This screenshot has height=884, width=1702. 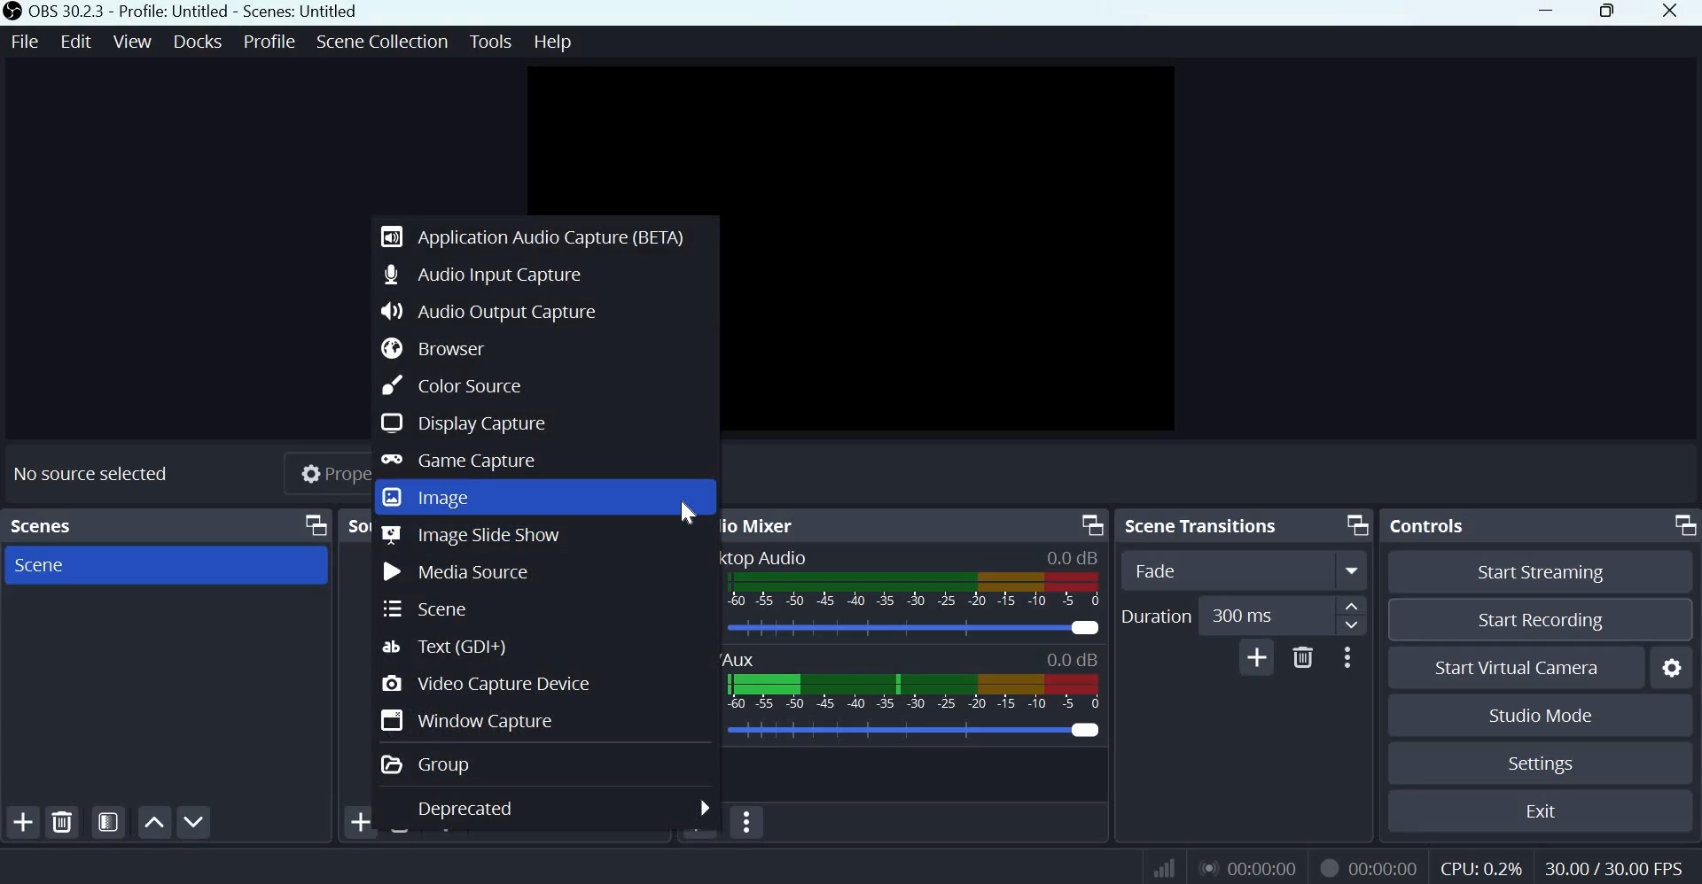 What do you see at coordinates (915, 630) in the screenshot?
I see `Audio slider` at bounding box center [915, 630].